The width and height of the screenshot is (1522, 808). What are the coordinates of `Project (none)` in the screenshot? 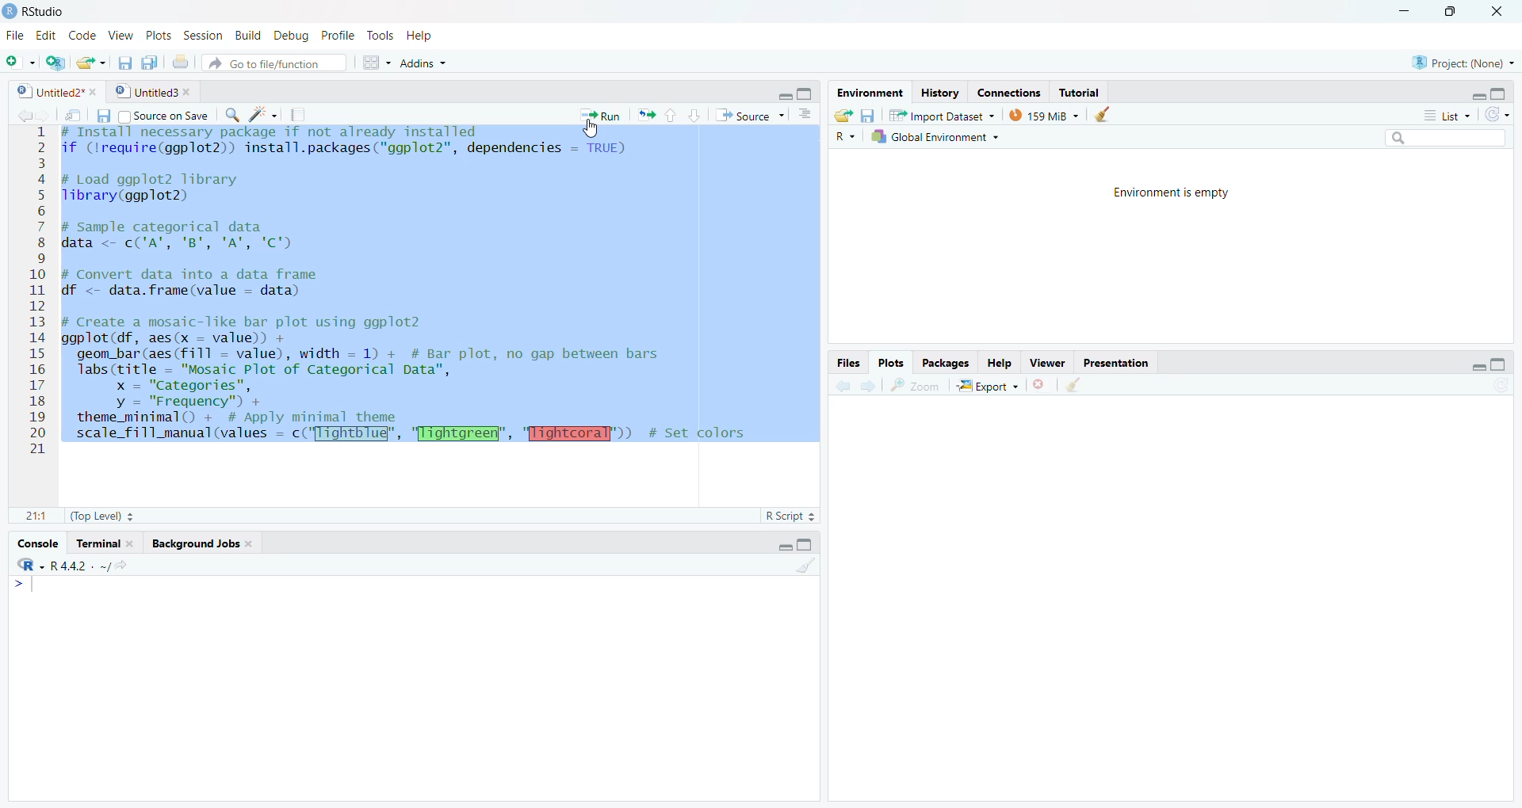 It's located at (1462, 61).